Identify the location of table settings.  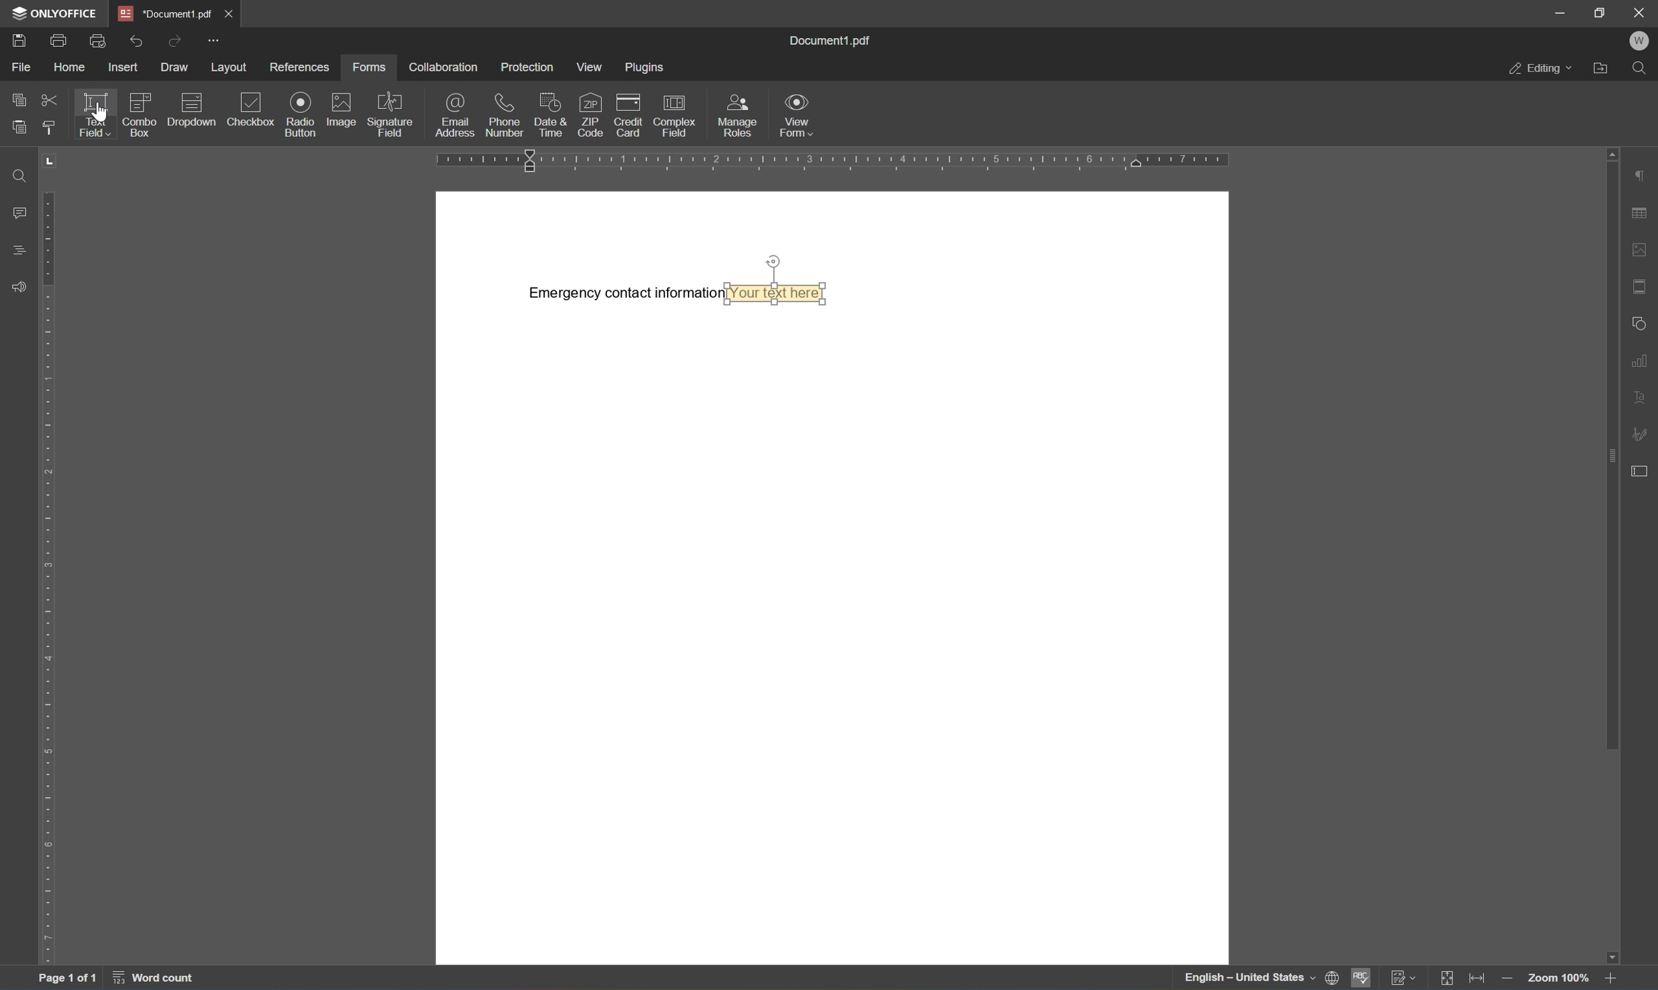
(1642, 211).